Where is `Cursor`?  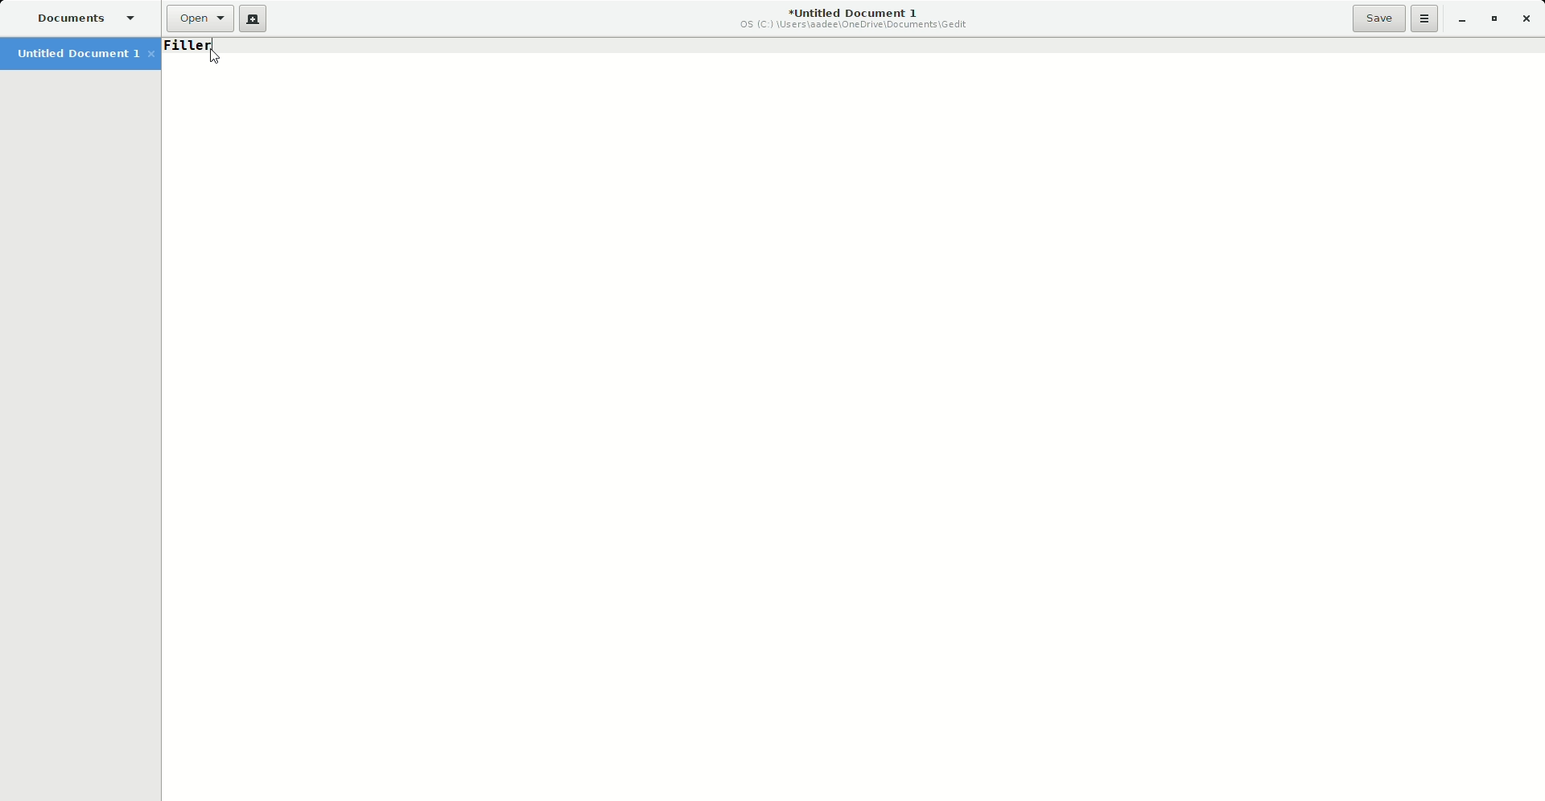
Cursor is located at coordinates (217, 57).